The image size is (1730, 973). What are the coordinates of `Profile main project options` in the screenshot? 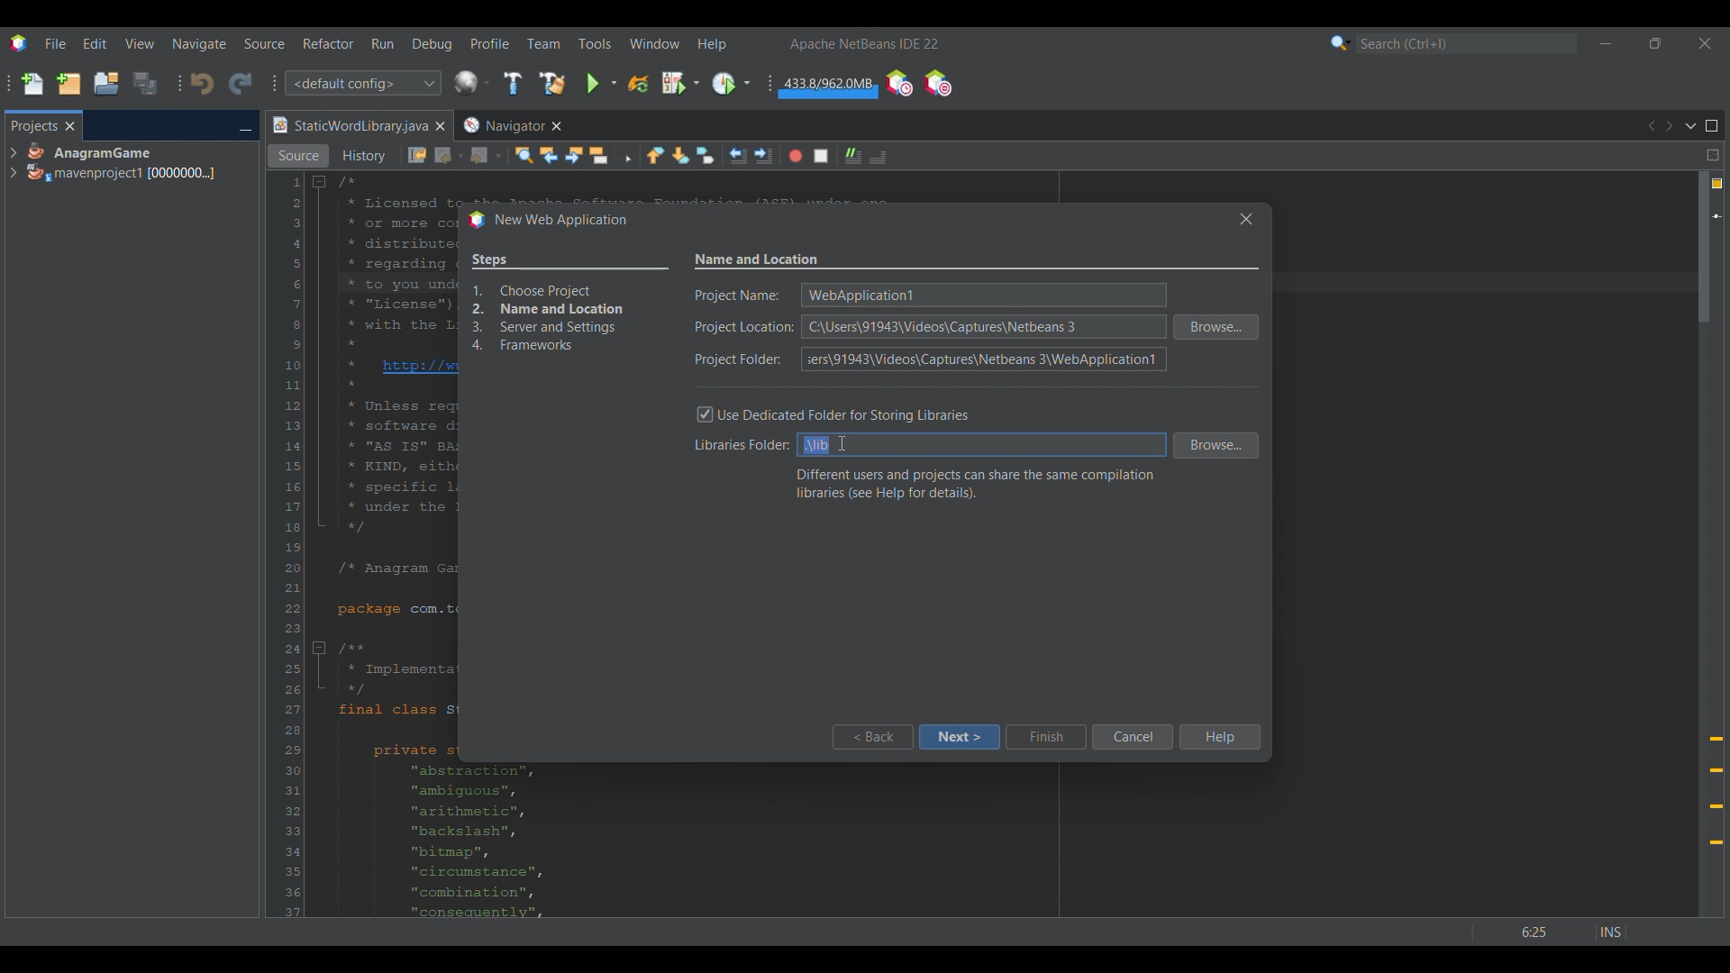 It's located at (731, 84).